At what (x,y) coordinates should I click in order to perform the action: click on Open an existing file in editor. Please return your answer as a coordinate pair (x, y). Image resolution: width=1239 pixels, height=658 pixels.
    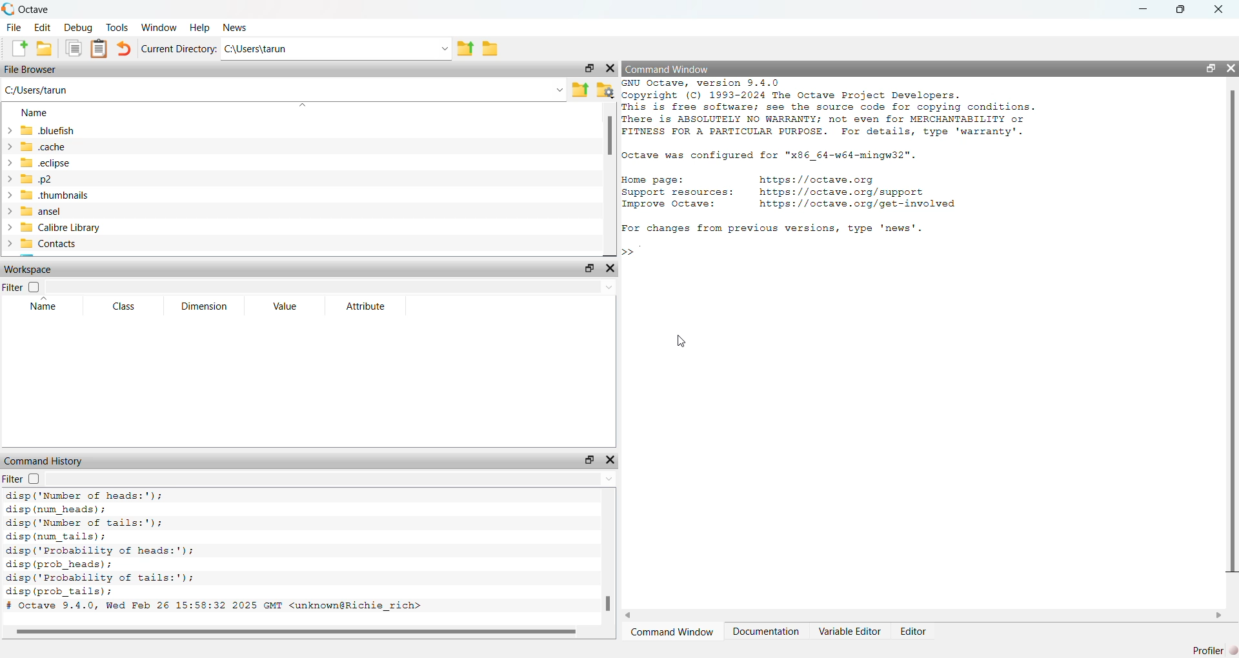
    Looking at the image, I should click on (44, 48).